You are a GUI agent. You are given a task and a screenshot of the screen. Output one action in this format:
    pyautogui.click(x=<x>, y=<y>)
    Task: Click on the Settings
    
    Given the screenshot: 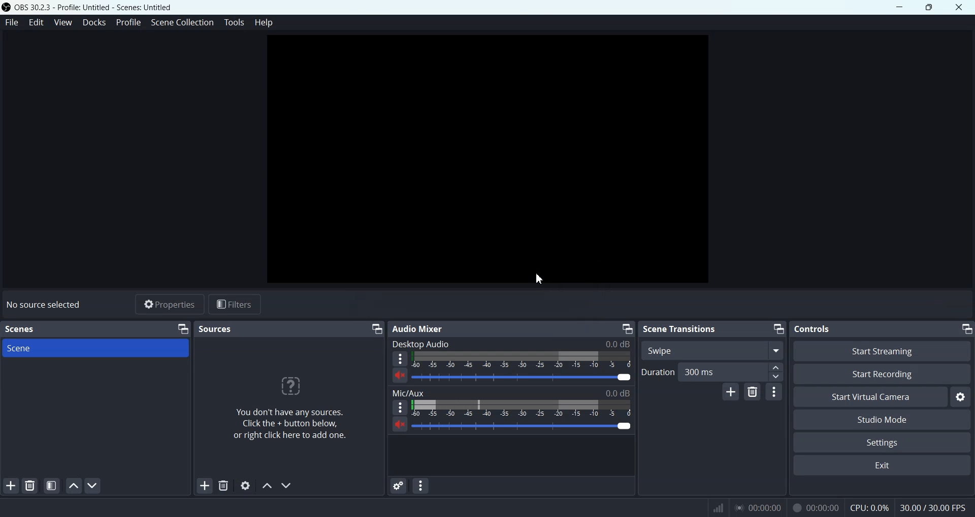 What is the action you would take?
    pyautogui.click(x=962, y=397)
    